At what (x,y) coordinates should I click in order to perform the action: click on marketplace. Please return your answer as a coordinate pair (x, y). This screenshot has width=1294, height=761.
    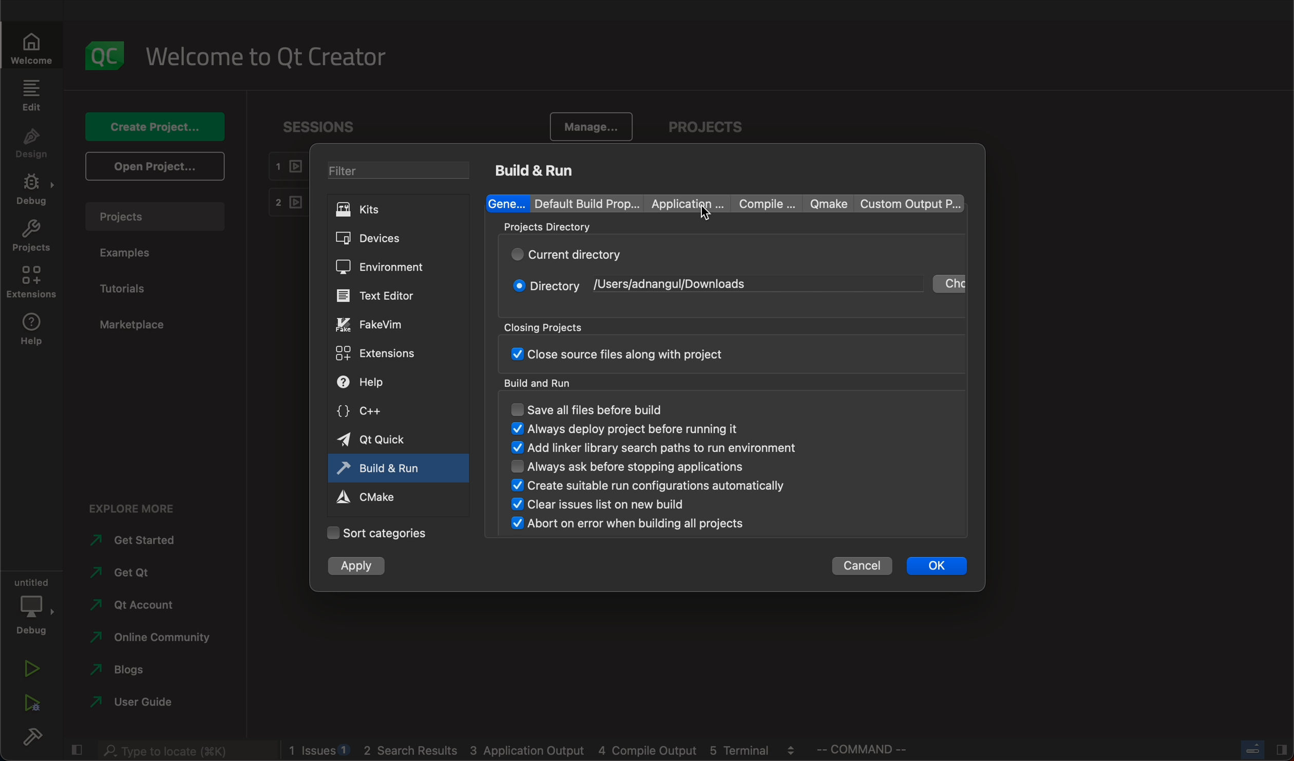
    Looking at the image, I should click on (136, 325).